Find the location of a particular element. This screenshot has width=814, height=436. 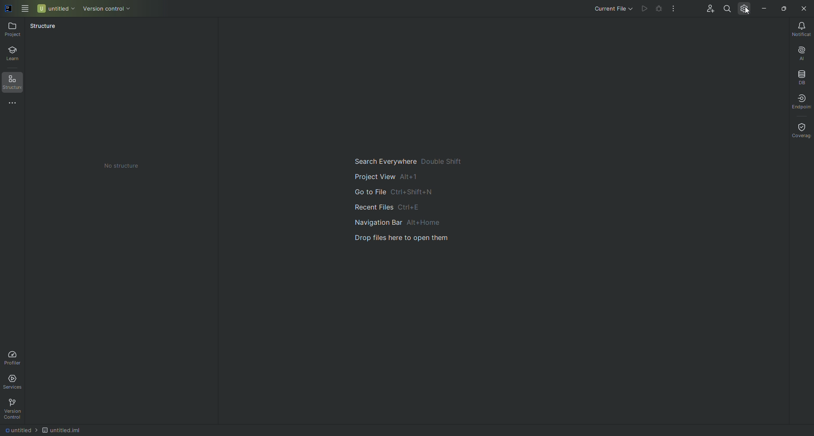

Untitled is located at coordinates (56, 8).